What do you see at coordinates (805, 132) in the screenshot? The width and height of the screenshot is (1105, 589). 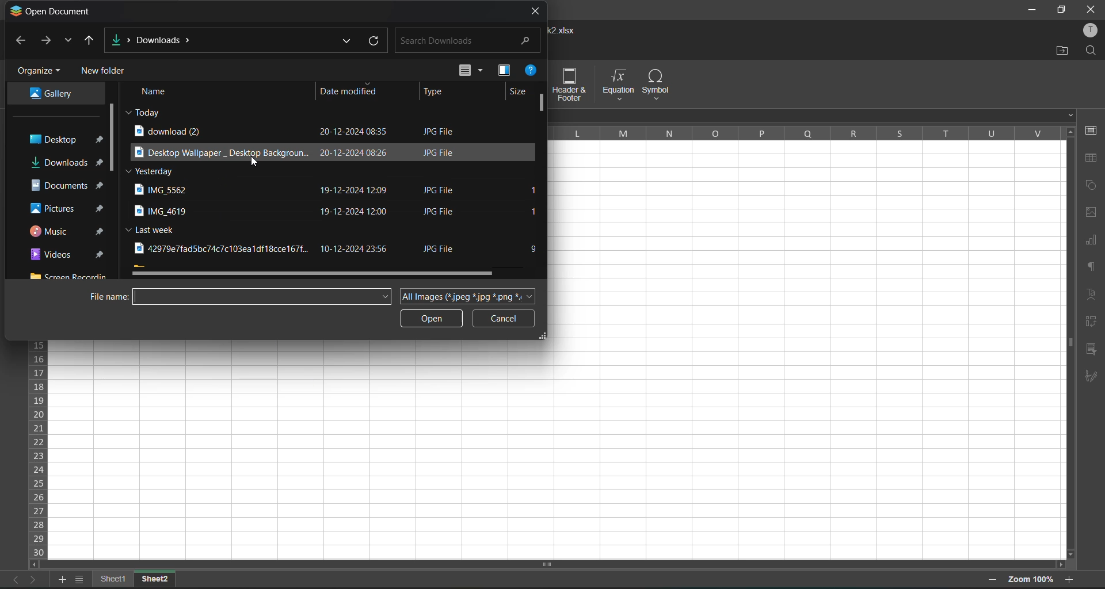 I see `column names` at bounding box center [805, 132].